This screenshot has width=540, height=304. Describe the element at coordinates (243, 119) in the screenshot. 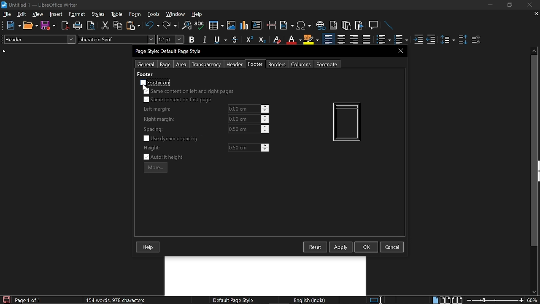

I see `current right margin` at that location.